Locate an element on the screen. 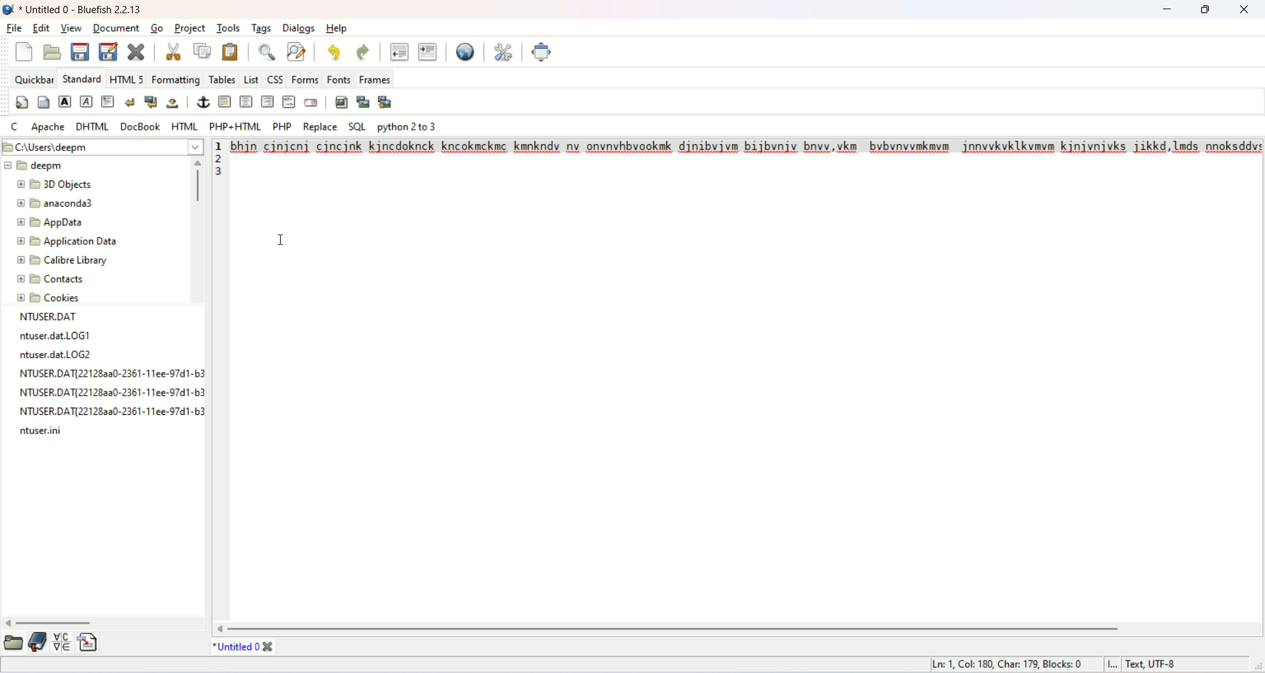 The image size is (1265, 673). multi thumbnail is located at coordinates (388, 101).